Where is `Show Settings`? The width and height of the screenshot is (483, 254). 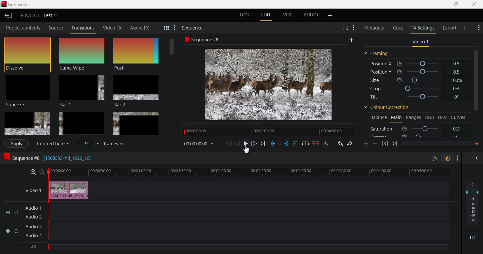
Show Settings is located at coordinates (478, 28).